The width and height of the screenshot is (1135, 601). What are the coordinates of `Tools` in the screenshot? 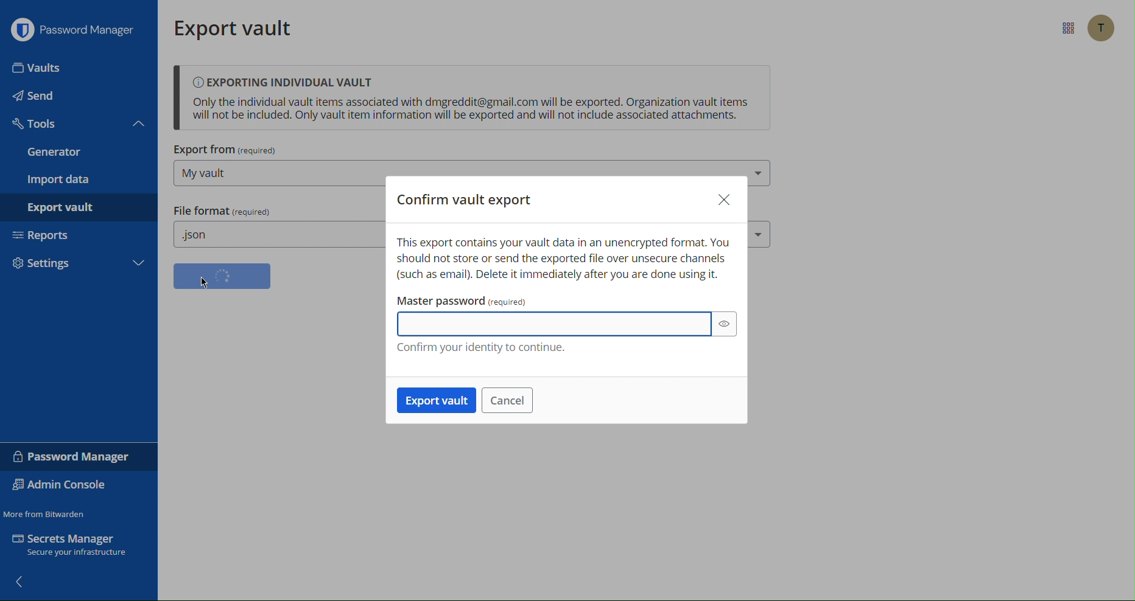 It's located at (76, 126).